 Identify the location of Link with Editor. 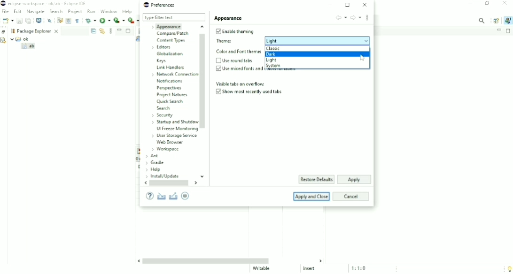
(102, 31).